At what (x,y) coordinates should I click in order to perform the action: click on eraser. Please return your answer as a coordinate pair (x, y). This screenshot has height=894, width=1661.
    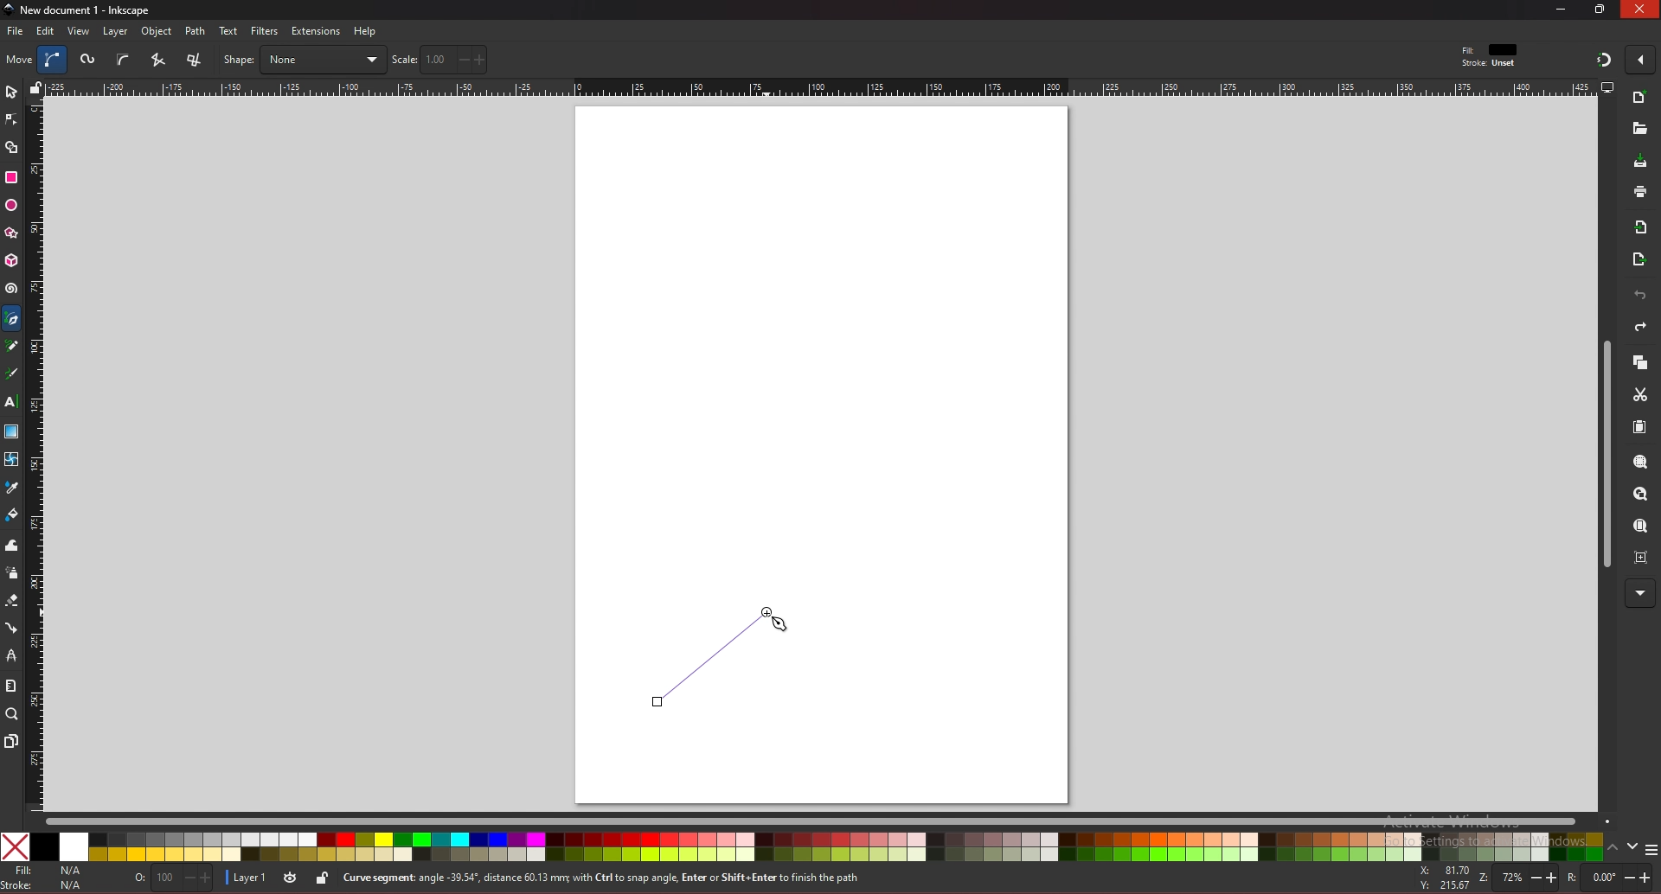
    Looking at the image, I should click on (11, 601).